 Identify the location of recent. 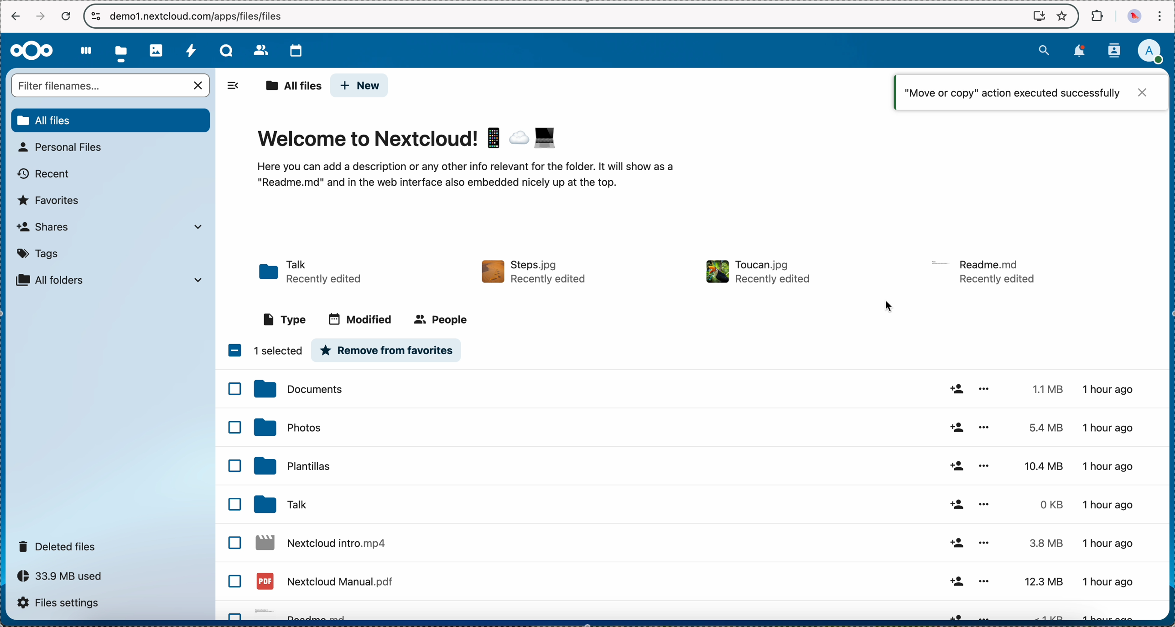
(42, 176).